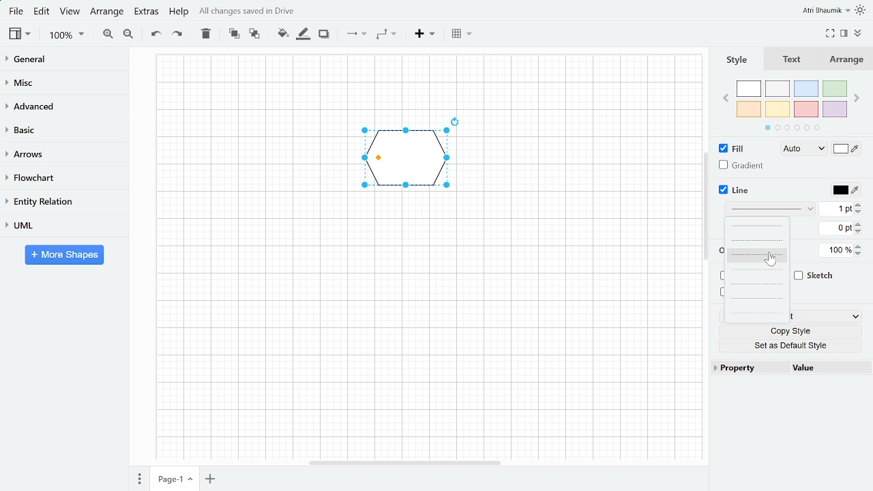 The height and width of the screenshot is (491, 873). What do you see at coordinates (860, 213) in the screenshot?
I see `Decrease line width` at bounding box center [860, 213].